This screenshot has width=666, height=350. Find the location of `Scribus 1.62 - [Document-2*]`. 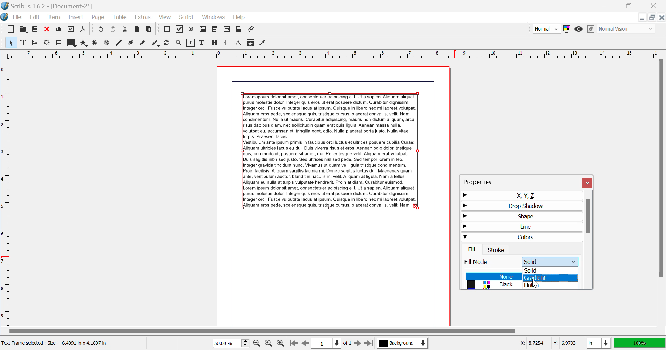

Scribus 1.62 - [Document-2*] is located at coordinates (48, 6).